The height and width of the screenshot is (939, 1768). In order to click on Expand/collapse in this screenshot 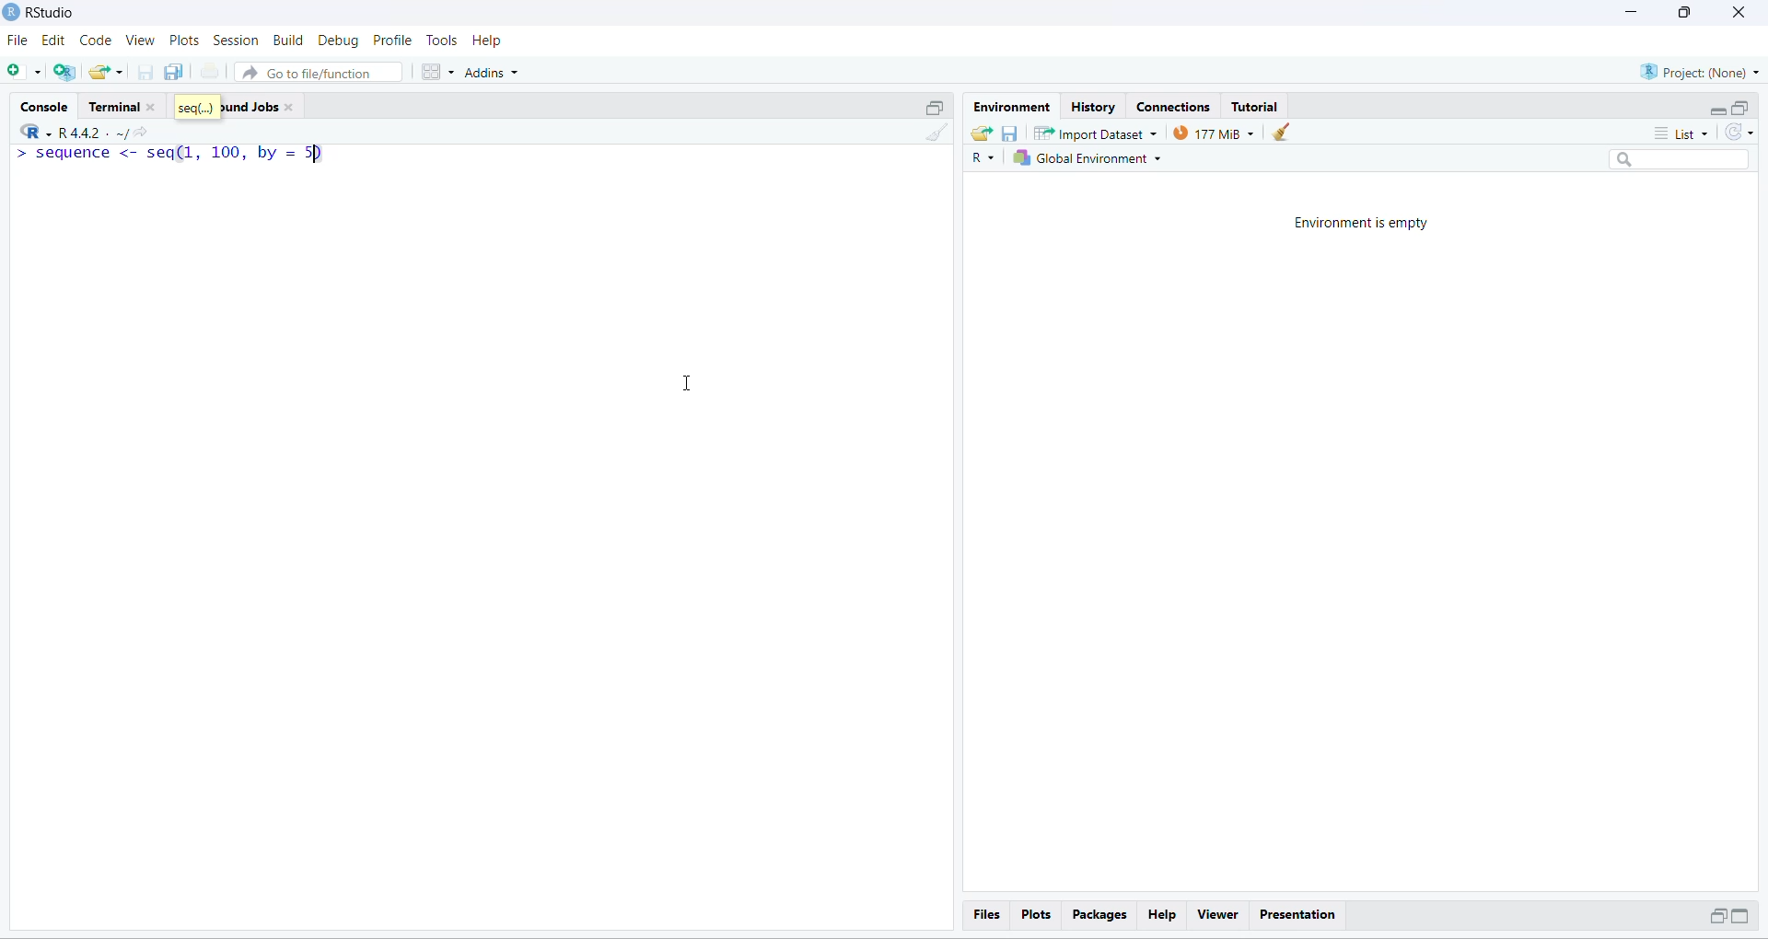, I will do `click(1740, 915)`.